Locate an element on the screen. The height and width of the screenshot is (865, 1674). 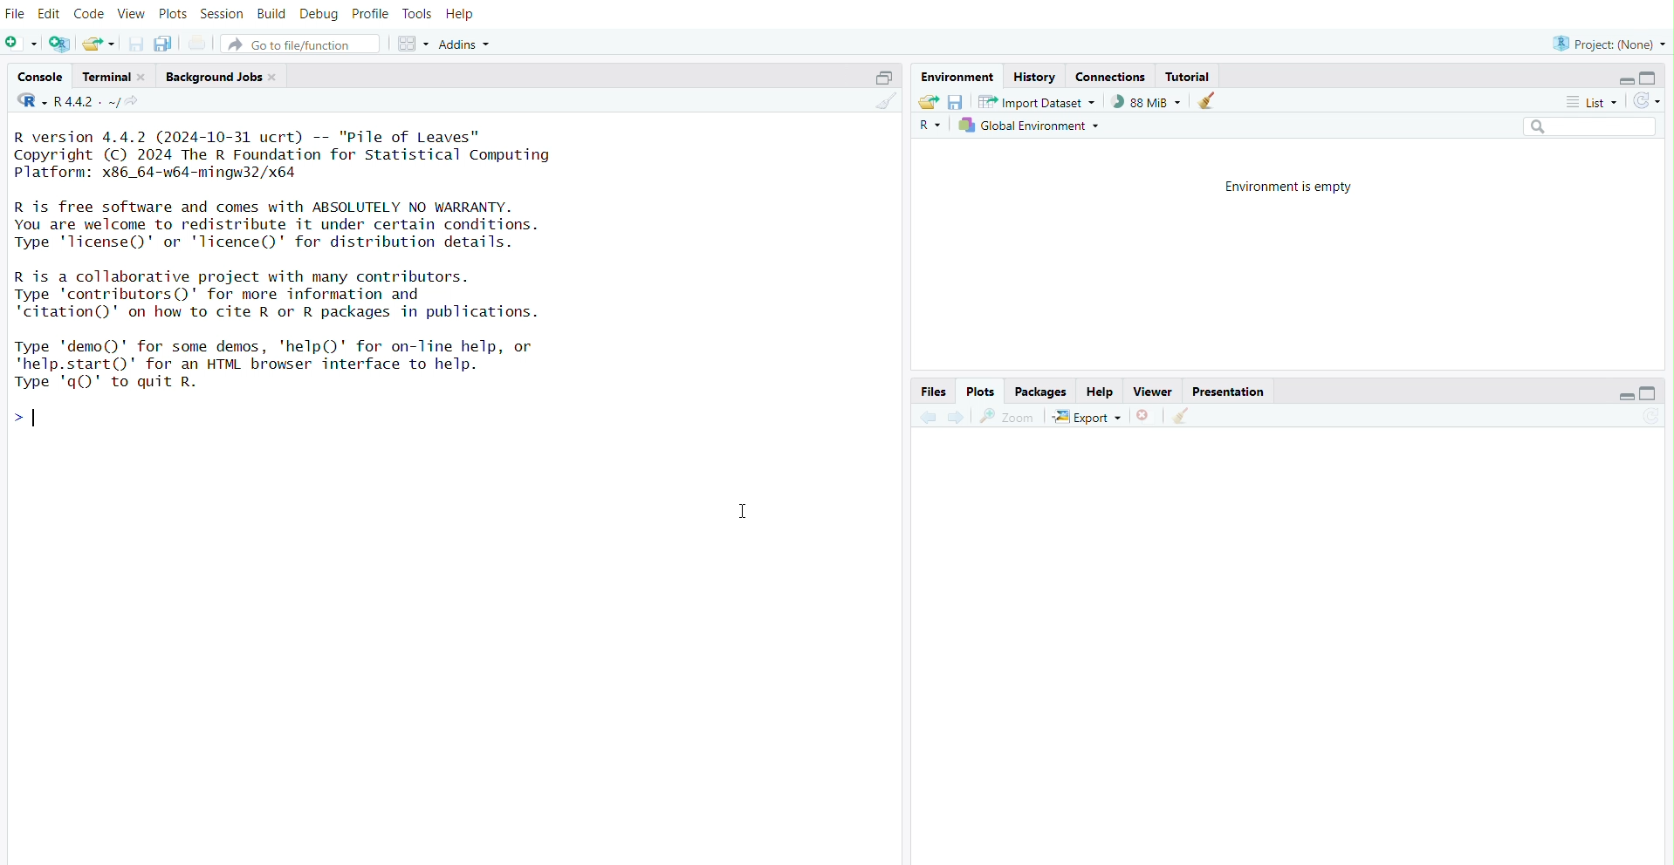
language select is located at coordinates (931, 128).